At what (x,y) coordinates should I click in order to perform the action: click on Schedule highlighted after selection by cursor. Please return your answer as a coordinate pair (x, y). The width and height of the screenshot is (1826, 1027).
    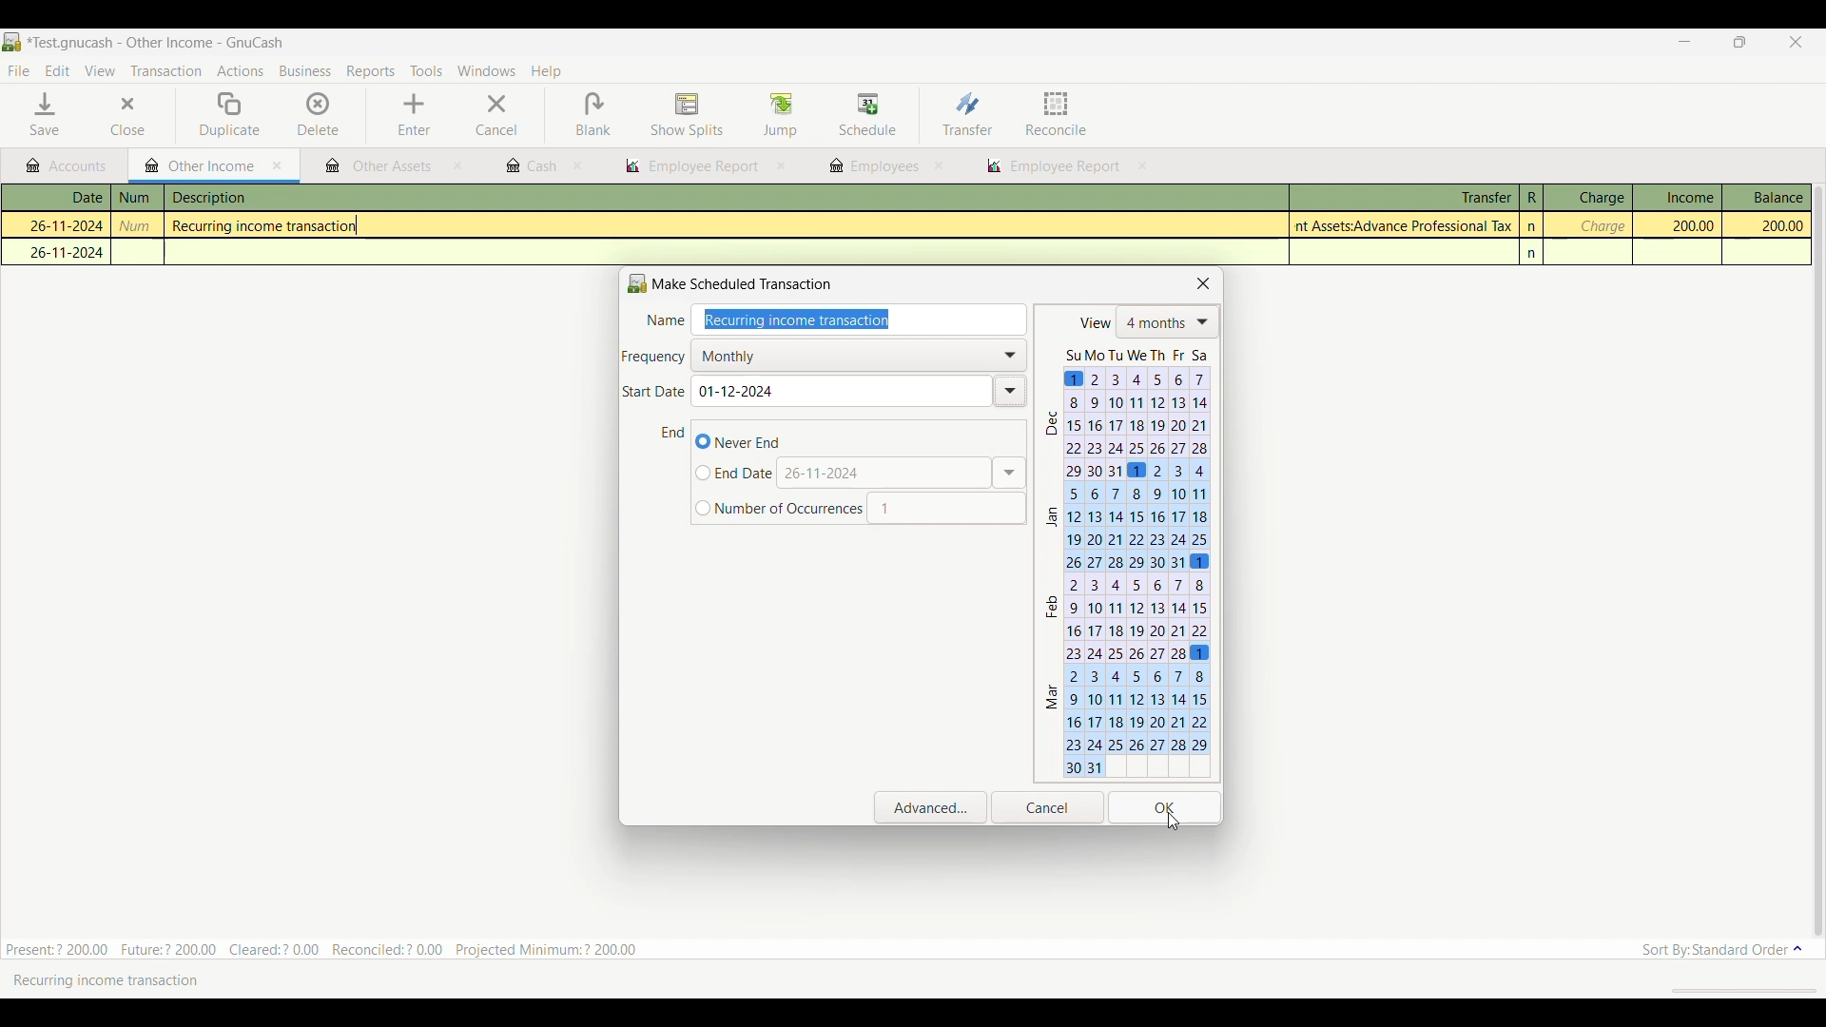
    Looking at the image, I should click on (868, 116).